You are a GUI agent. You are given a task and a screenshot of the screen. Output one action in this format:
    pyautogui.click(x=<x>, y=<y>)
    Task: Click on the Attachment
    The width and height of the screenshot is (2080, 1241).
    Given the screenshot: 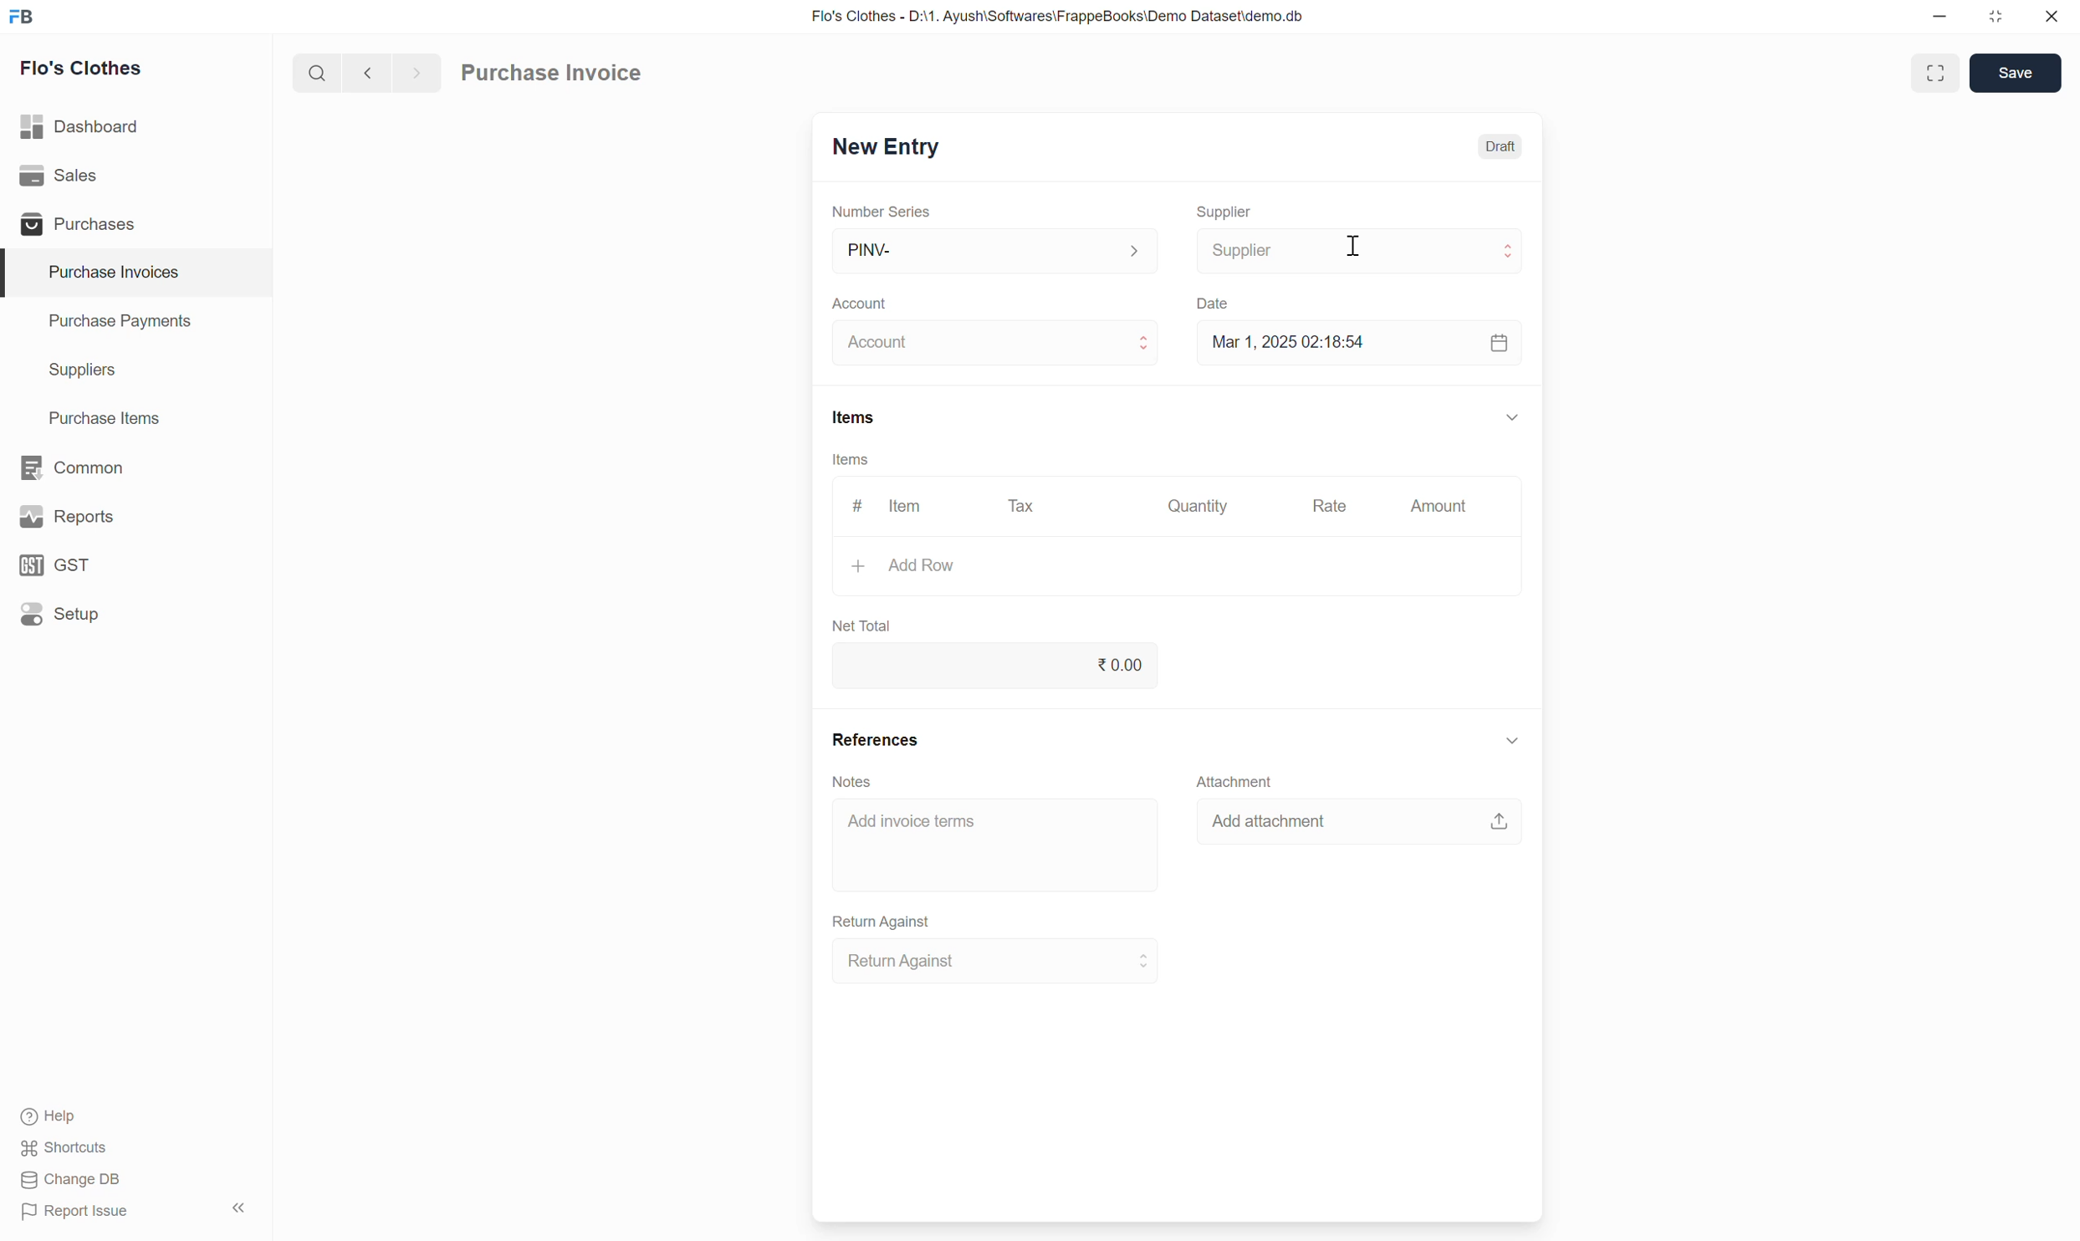 What is the action you would take?
    pyautogui.click(x=1235, y=782)
    